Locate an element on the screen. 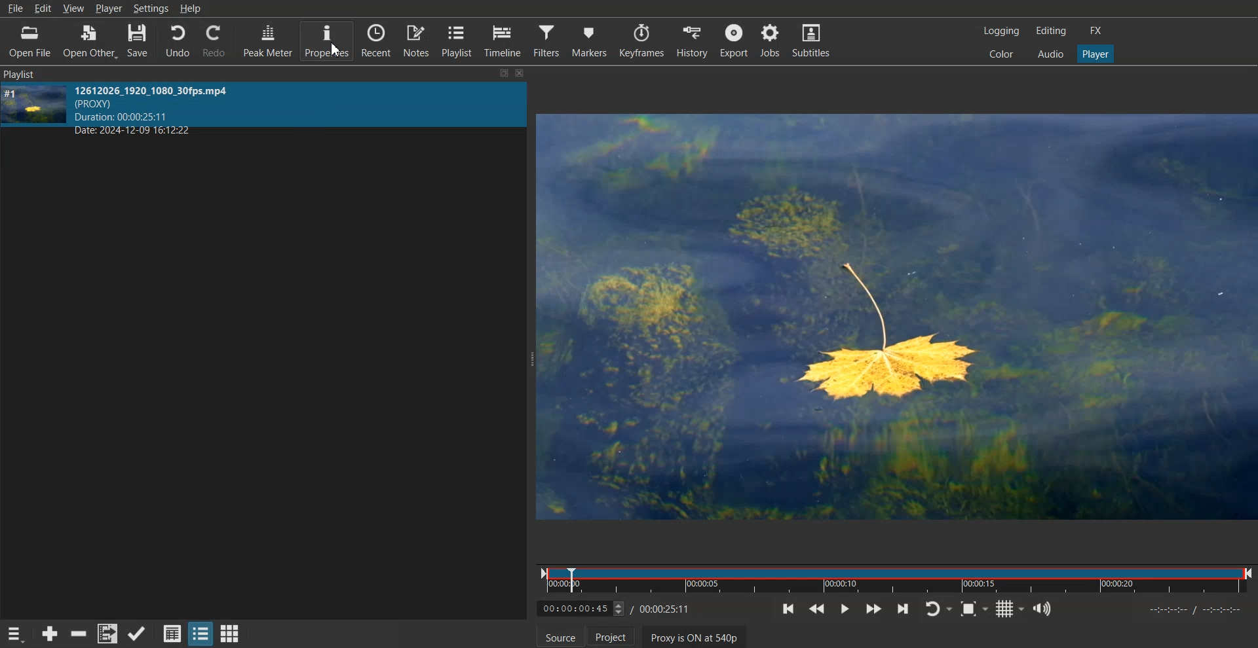 This screenshot has width=1258, height=648. Help is located at coordinates (191, 9).